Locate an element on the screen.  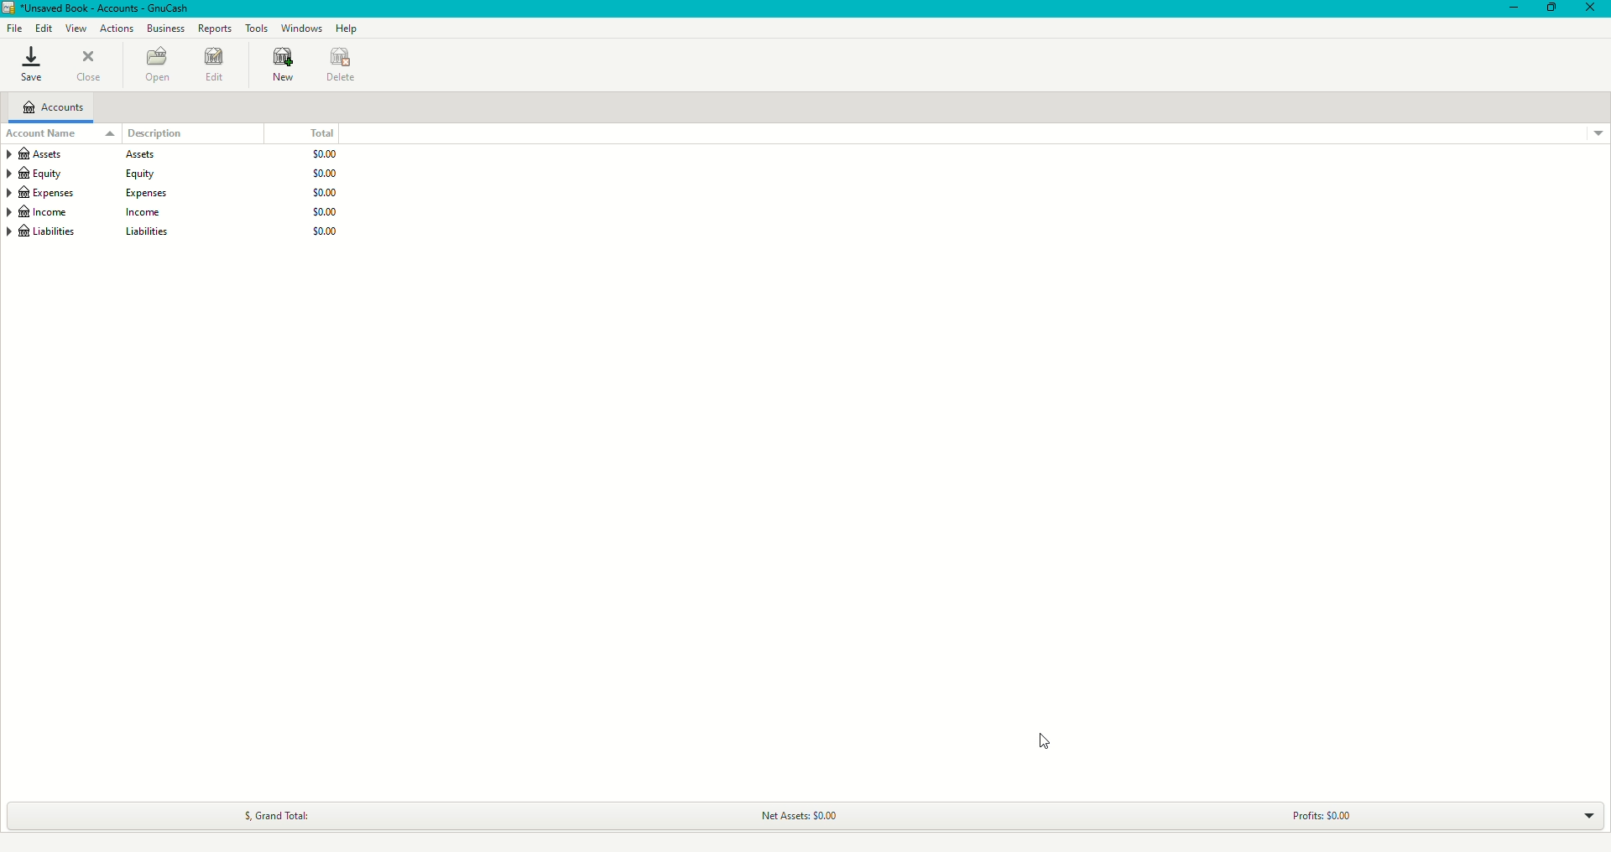
Close is located at coordinates (90, 65).